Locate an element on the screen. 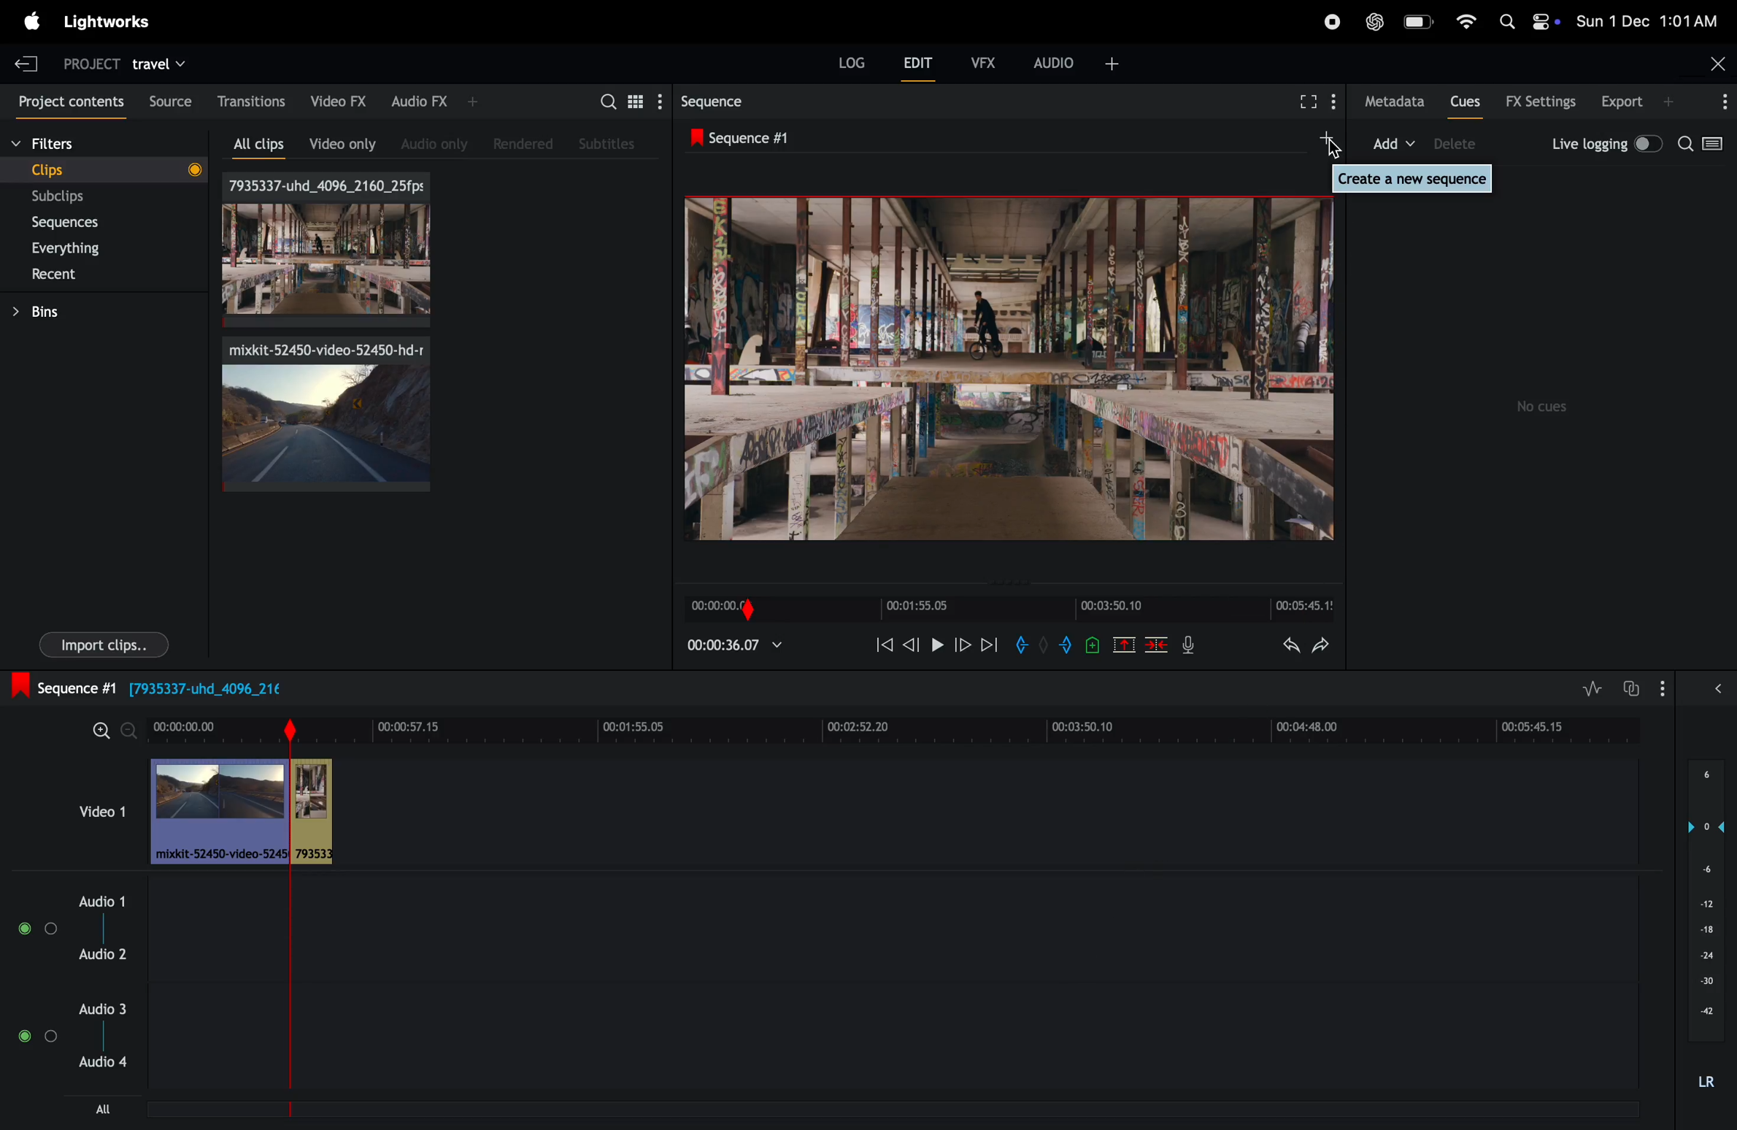  travel is located at coordinates (160, 61).